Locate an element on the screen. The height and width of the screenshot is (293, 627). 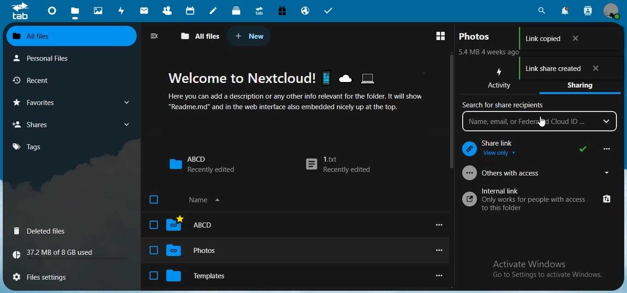
check box is located at coordinates (153, 200).